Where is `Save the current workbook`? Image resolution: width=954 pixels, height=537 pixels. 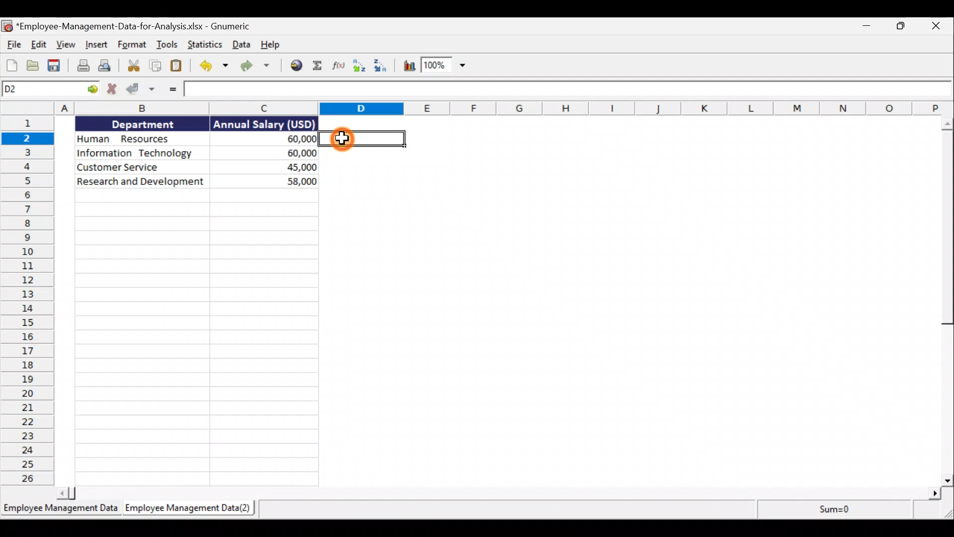
Save the current workbook is located at coordinates (55, 66).